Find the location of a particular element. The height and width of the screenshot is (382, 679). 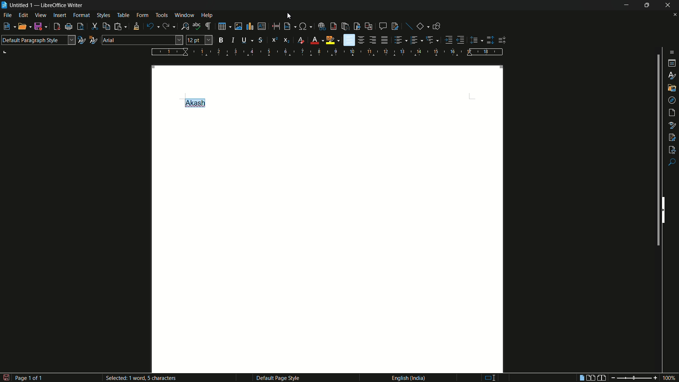

align right is located at coordinates (372, 40).